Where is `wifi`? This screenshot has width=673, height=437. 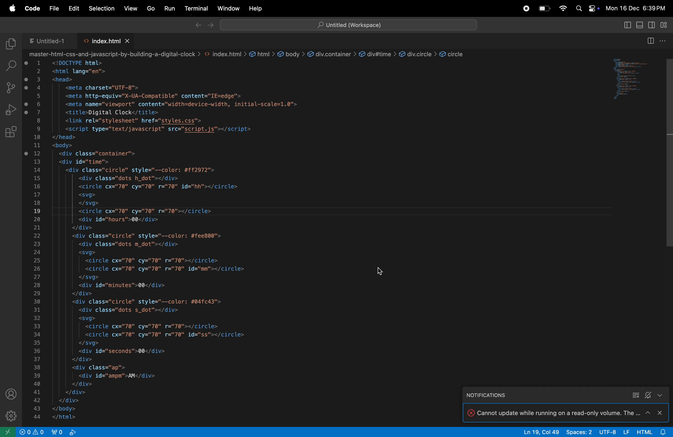 wifi is located at coordinates (563, 8).